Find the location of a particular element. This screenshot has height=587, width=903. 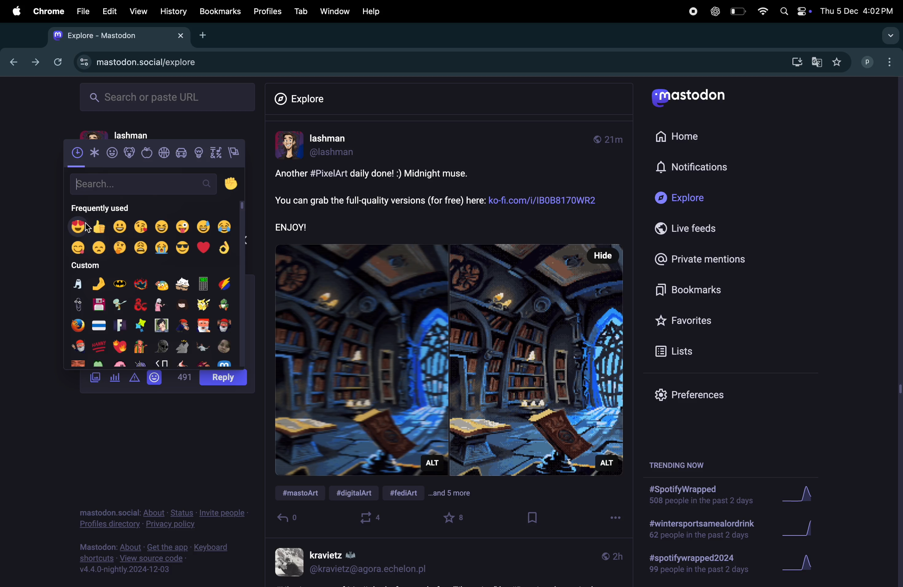

google translate is located at coordinates (816, 62).